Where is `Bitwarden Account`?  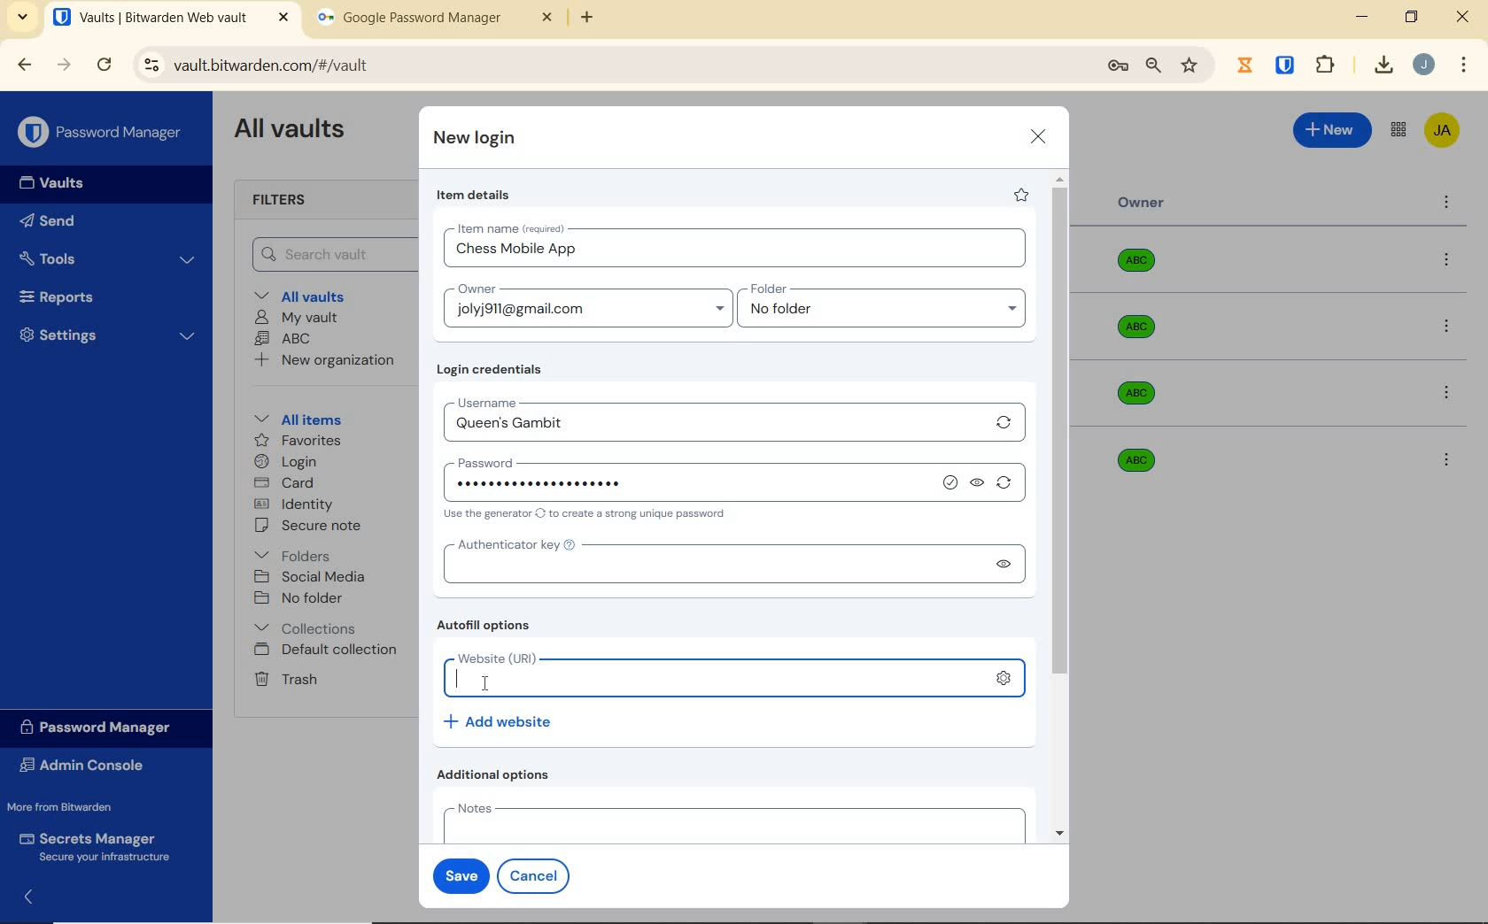
Bitwarden Account is located at coordinates (1442, 132).